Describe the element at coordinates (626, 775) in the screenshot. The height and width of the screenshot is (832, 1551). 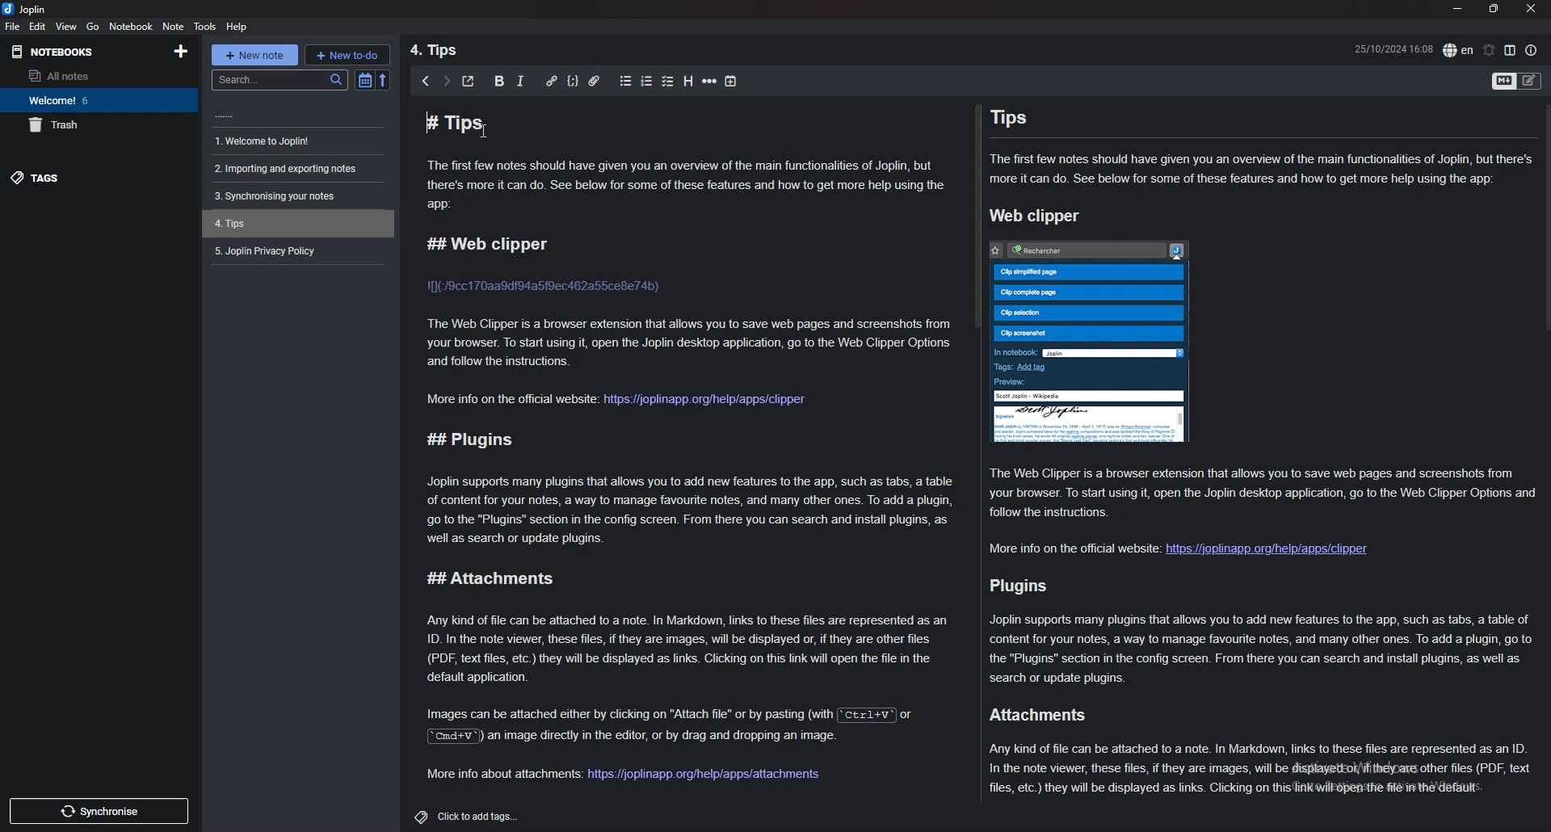
I see `More info about attachments: https: //joplinapp.org/help/apps/attachments` at that location.